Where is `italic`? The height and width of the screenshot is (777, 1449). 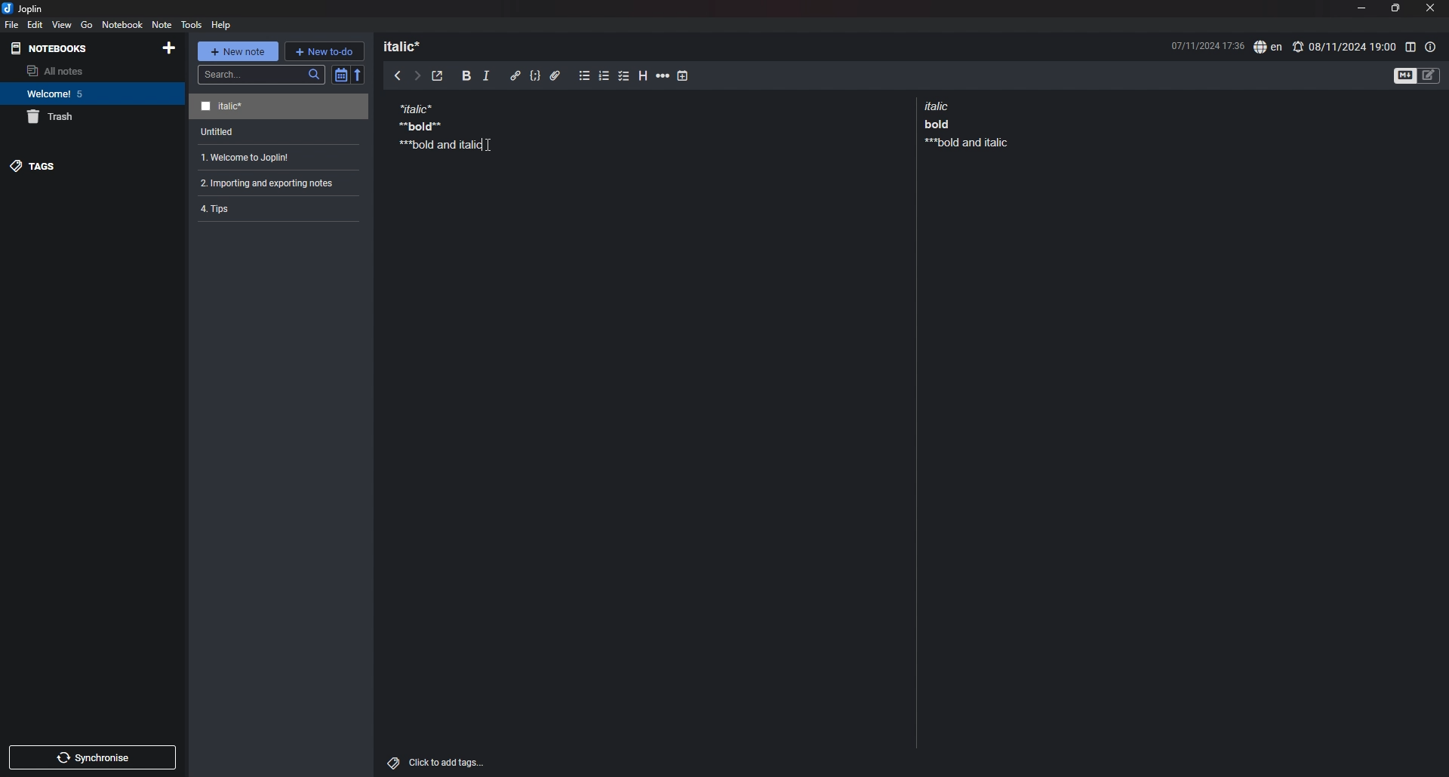 italic is located at coordinates (486, 78).